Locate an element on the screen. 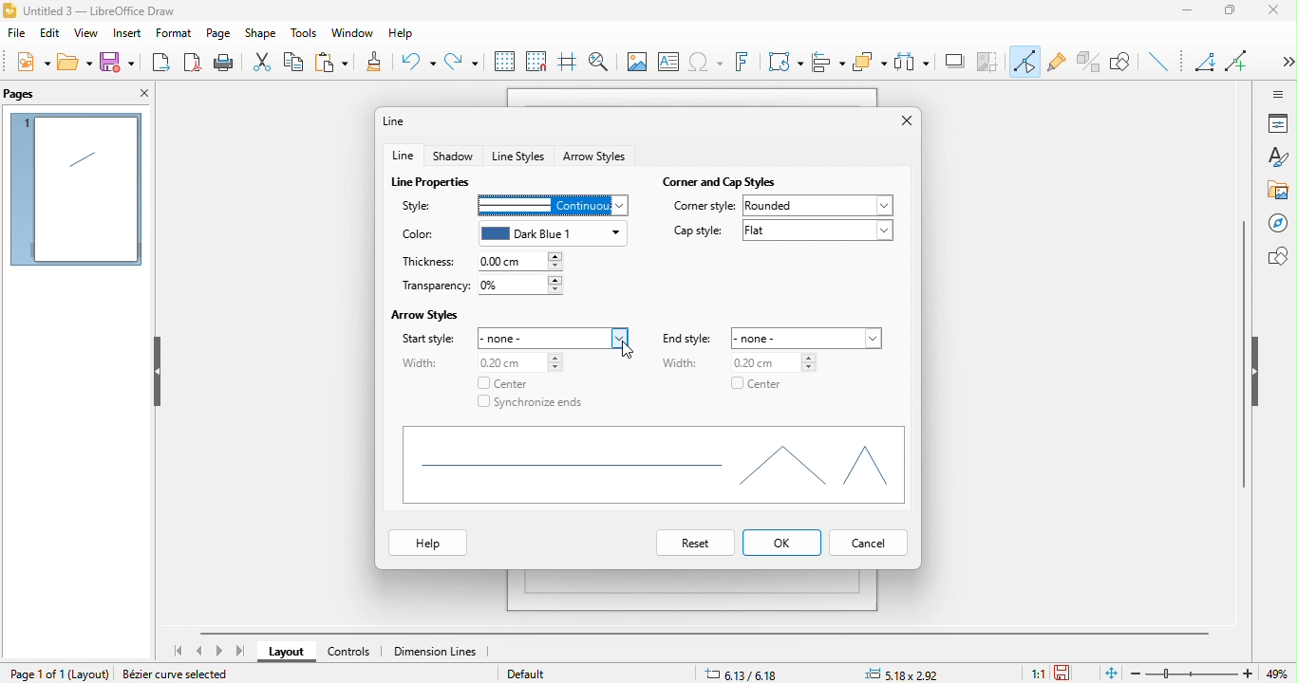 The width and height of the screenshot is (1297, 683). none is located at coordinates (555, 336).